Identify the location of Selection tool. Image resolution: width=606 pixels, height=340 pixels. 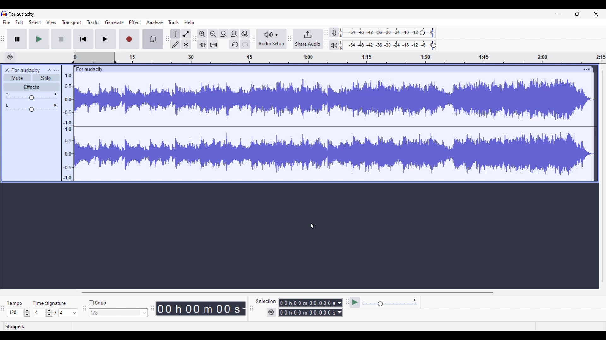
(175, 34).